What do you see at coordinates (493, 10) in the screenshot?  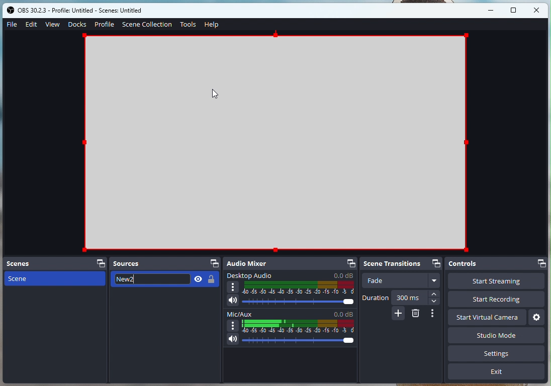 I see `minimise` at bounding box center [493, 10].